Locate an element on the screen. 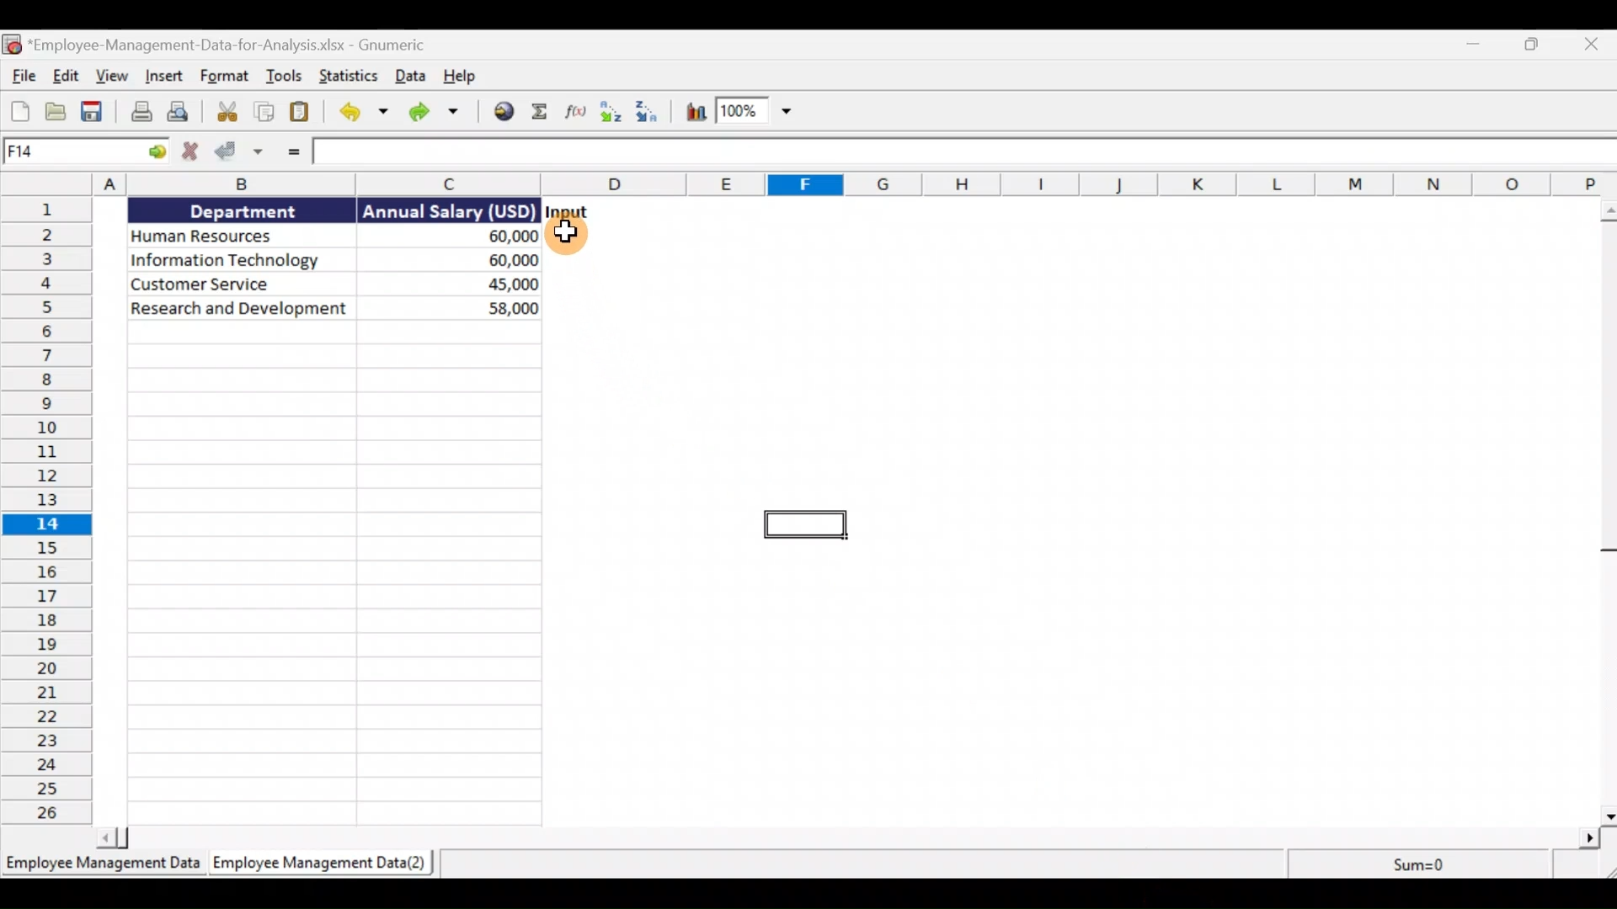 Image resolution: width=1617 pixels, height=909 pixels. Data is located at coordinates (328, 257).